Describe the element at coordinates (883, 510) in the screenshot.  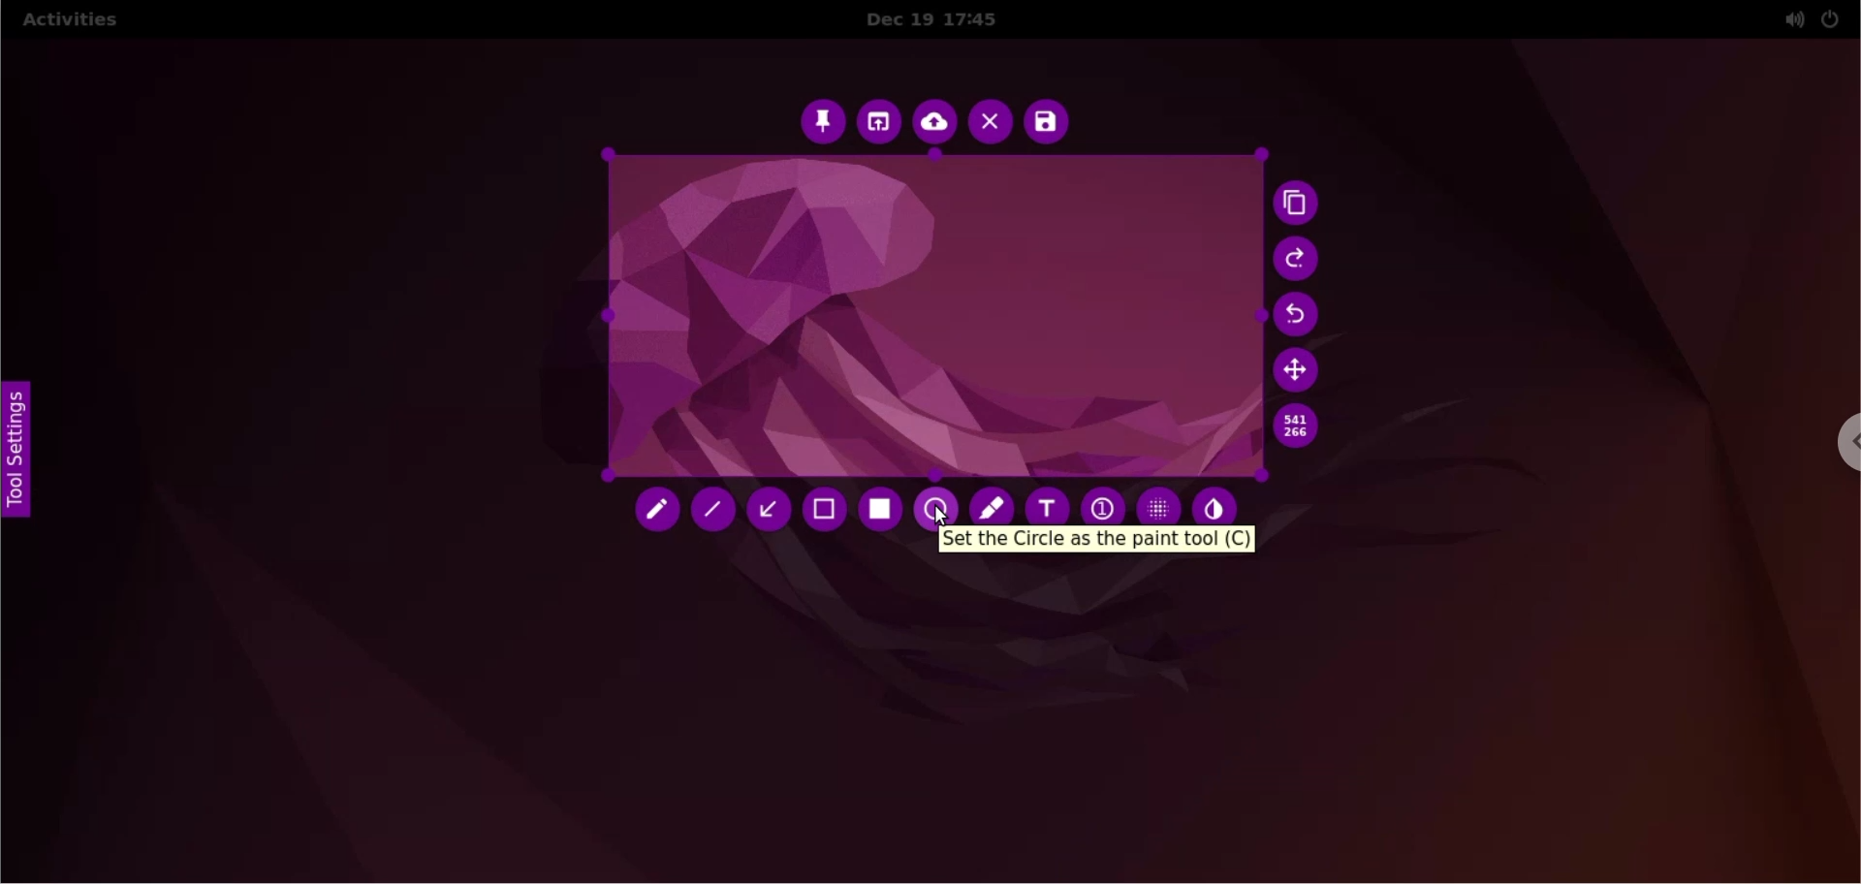
I see `rectangle tool` at that location.